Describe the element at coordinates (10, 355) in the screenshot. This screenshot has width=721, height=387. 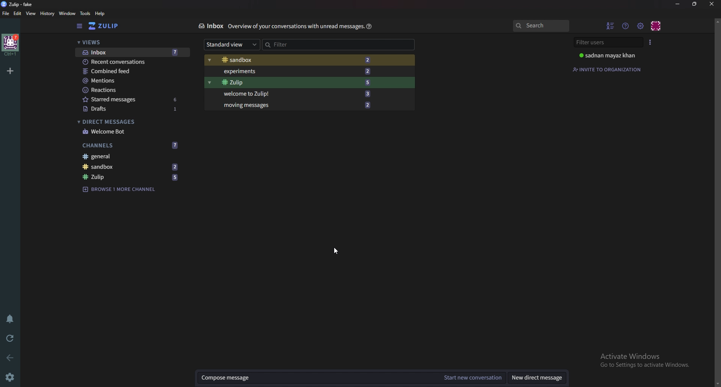
I see `back` at that location.